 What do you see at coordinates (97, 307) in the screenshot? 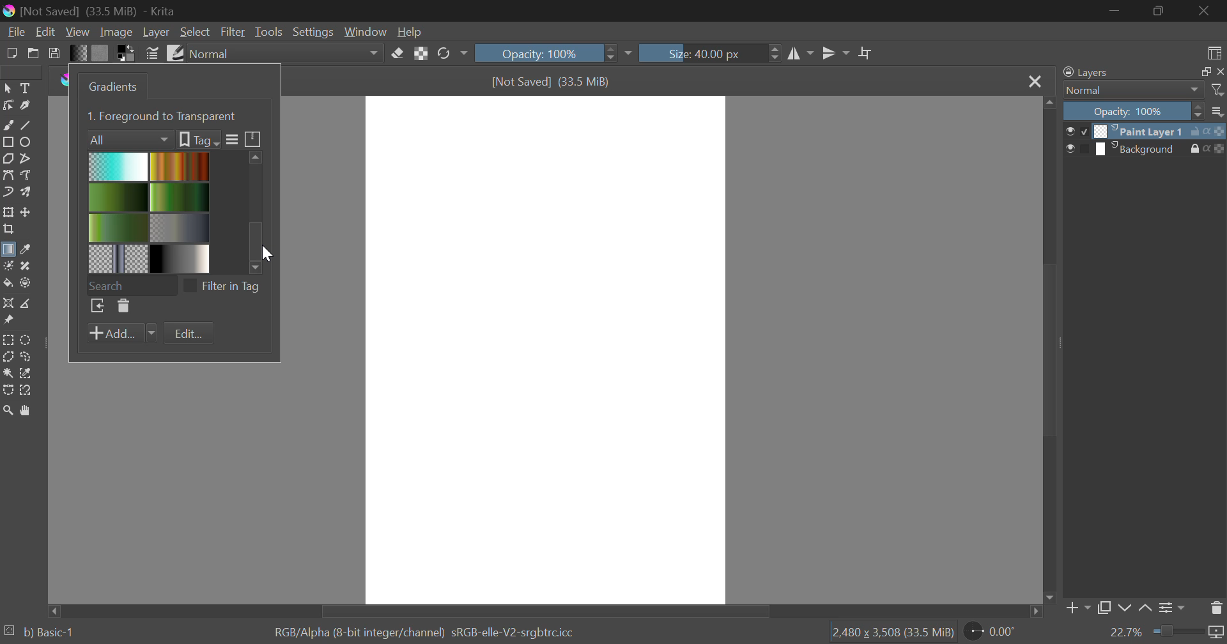
I see `Import resource` at bounding box center [97, 307].